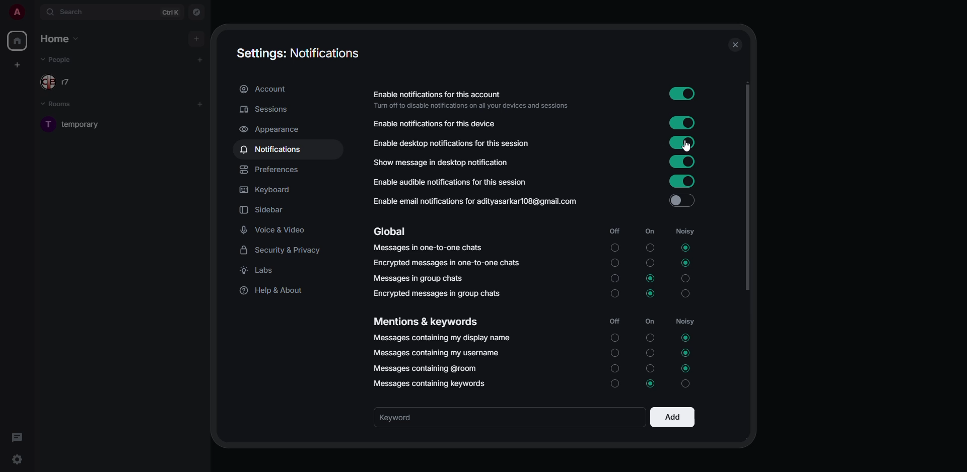 This screenshot has width=967, height=472. Describe the element at coordinates (614, 367) in the screenshot. I see `Off Unselected` at that location.